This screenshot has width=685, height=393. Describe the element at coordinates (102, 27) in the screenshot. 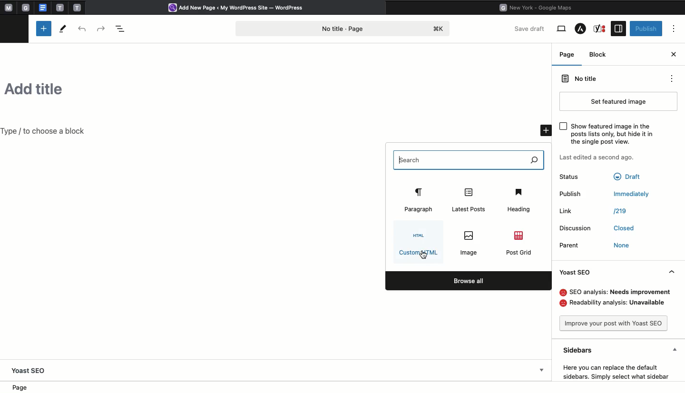

I see `Redo` at that location.